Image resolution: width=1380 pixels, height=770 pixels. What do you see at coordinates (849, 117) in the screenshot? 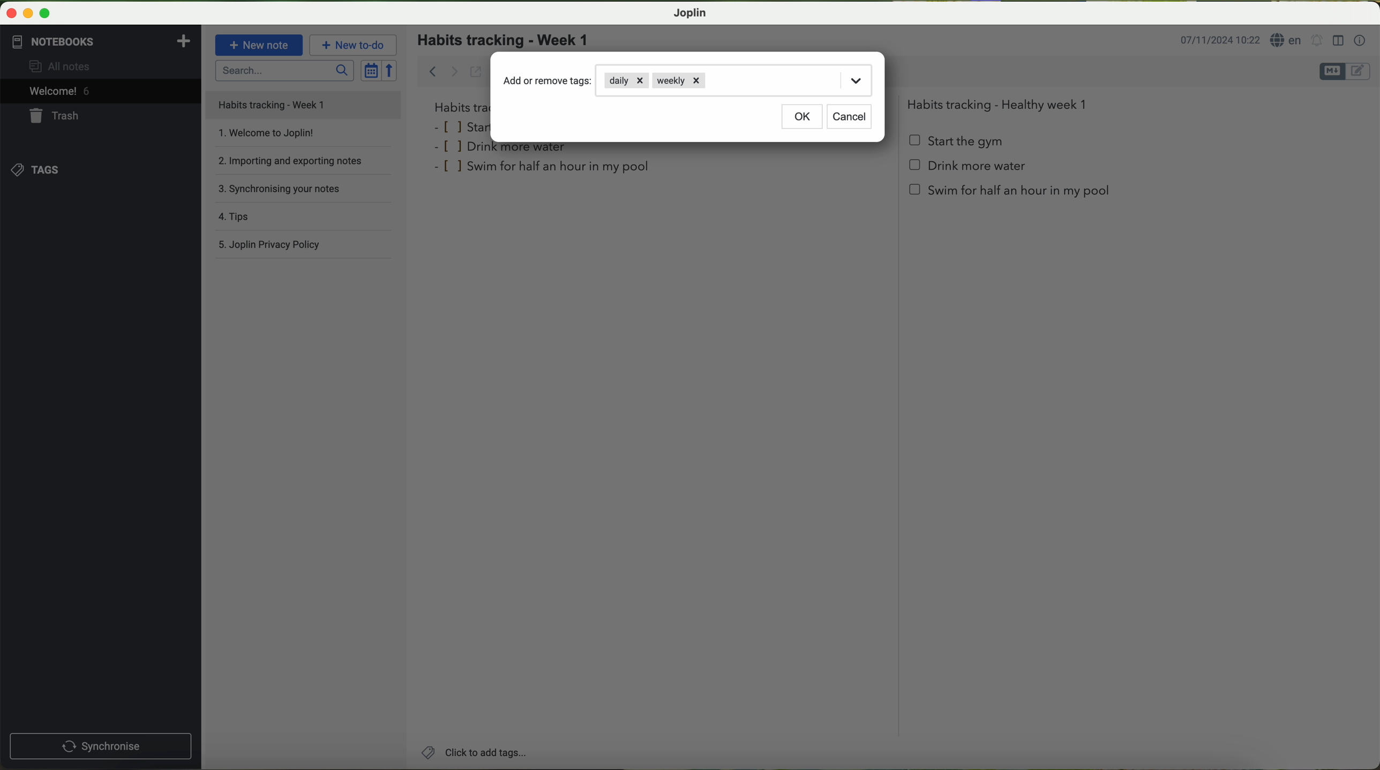
I see `cancel` at bounding box center [849, 117].